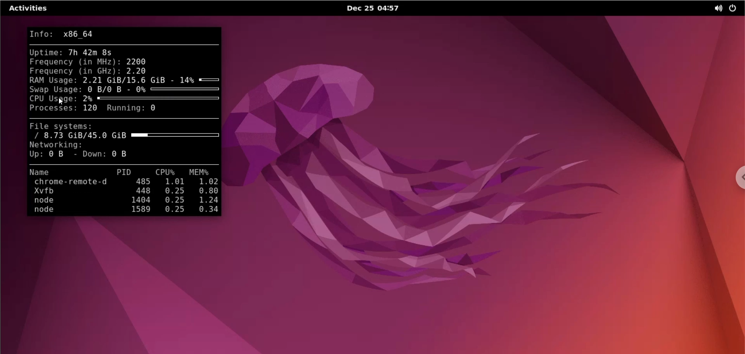 This screenshot has width=745, height=354. What do you see at coordinates (52, 108) in the screenshot?
I see `processes:` at bounding box center [52, 108].